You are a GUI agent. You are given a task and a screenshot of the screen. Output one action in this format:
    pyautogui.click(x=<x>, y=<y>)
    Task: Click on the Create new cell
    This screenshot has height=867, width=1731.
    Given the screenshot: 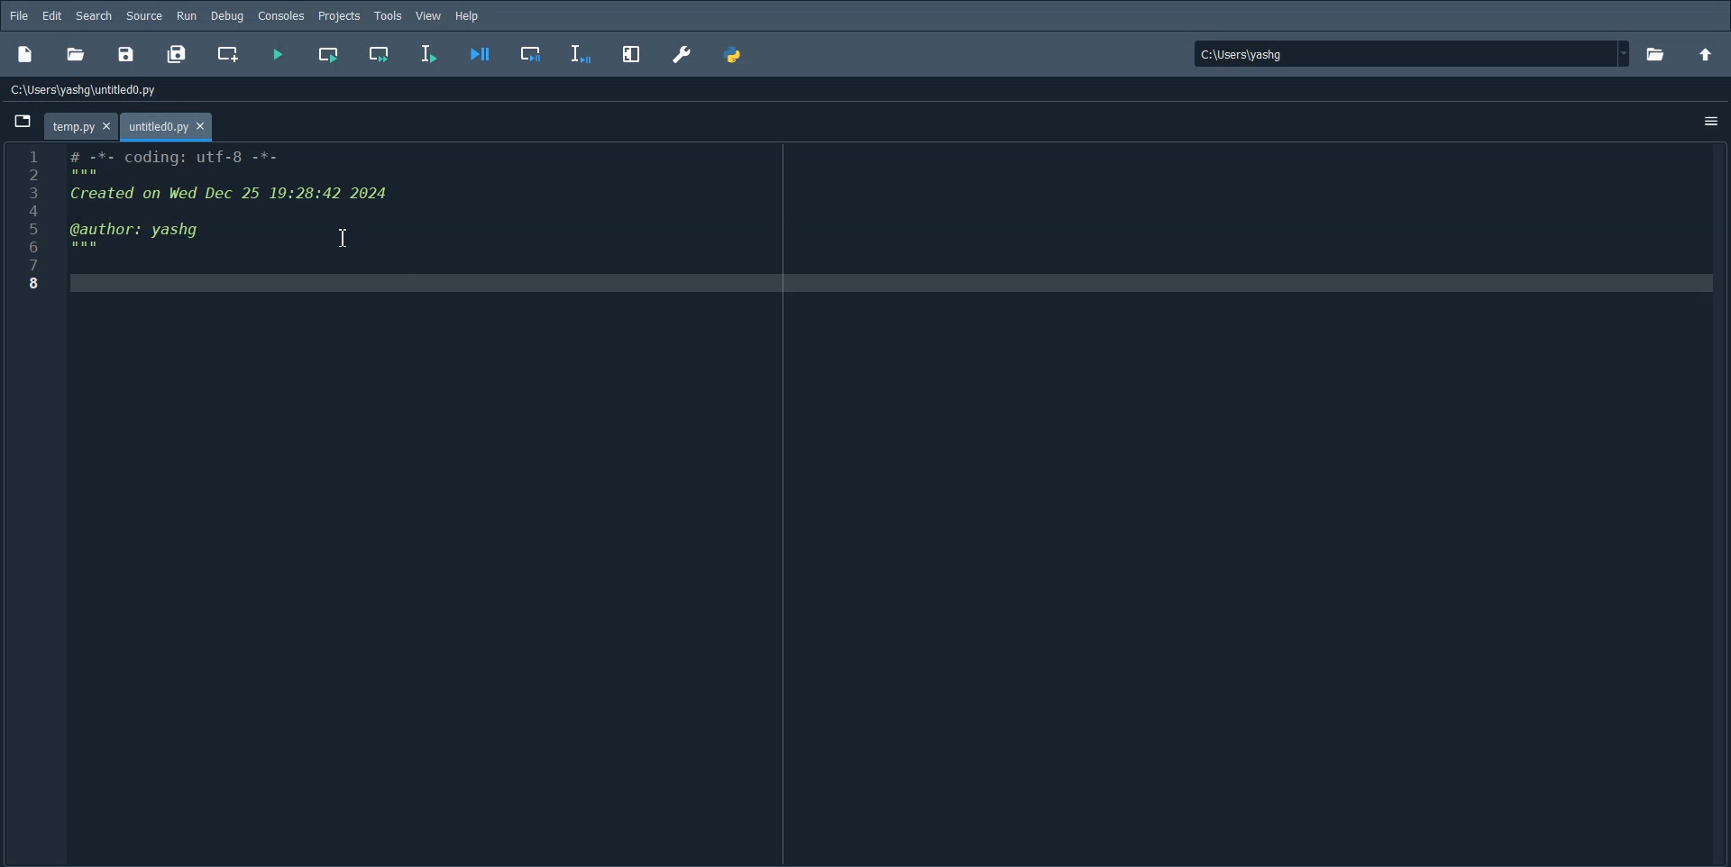 What is the action you would take?
    pyautogui.click(x=226, y=54)
    